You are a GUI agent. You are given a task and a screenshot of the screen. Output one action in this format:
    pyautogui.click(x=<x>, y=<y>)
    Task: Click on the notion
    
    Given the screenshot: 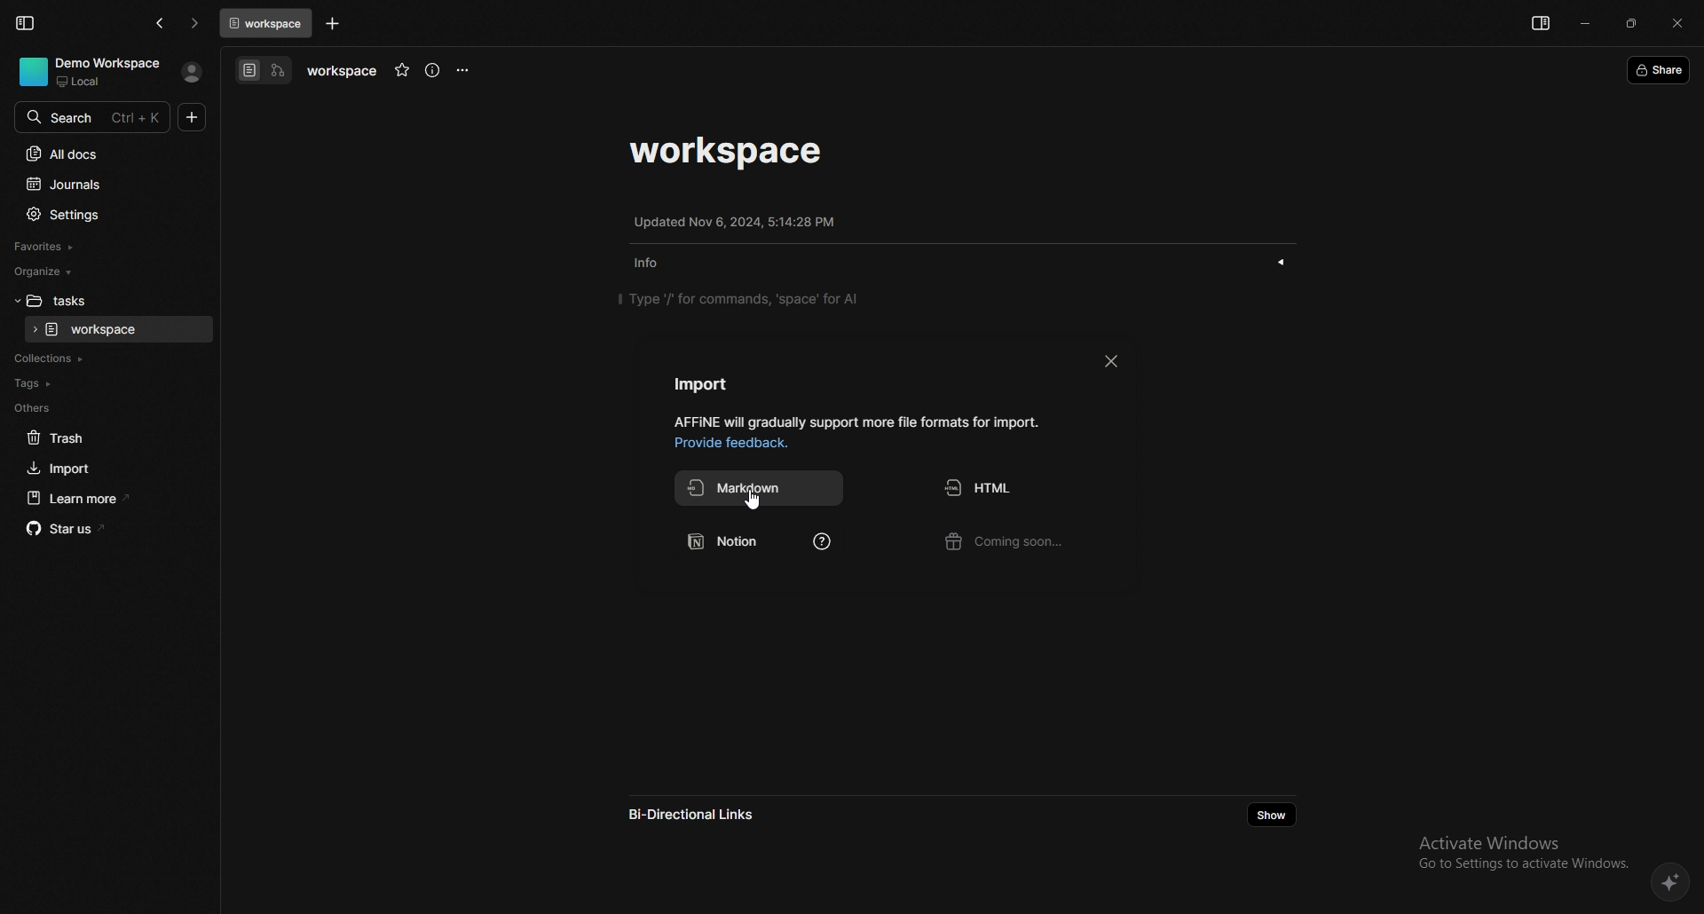 What is the action you would take?
    pyautogui.click(x=738, y=544)
    